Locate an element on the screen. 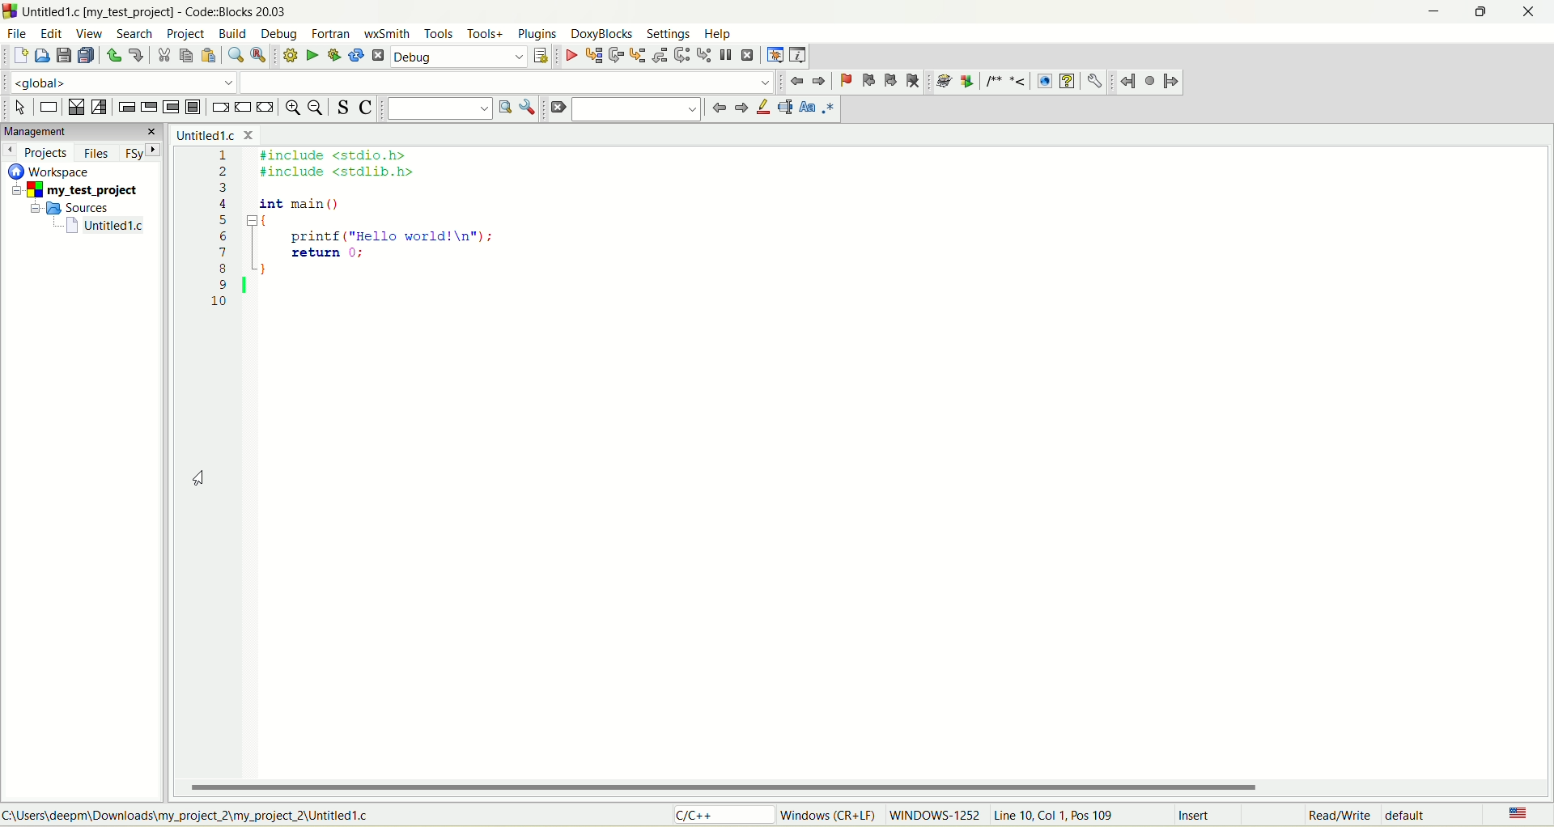  undo is located at coordinates (113, 57).